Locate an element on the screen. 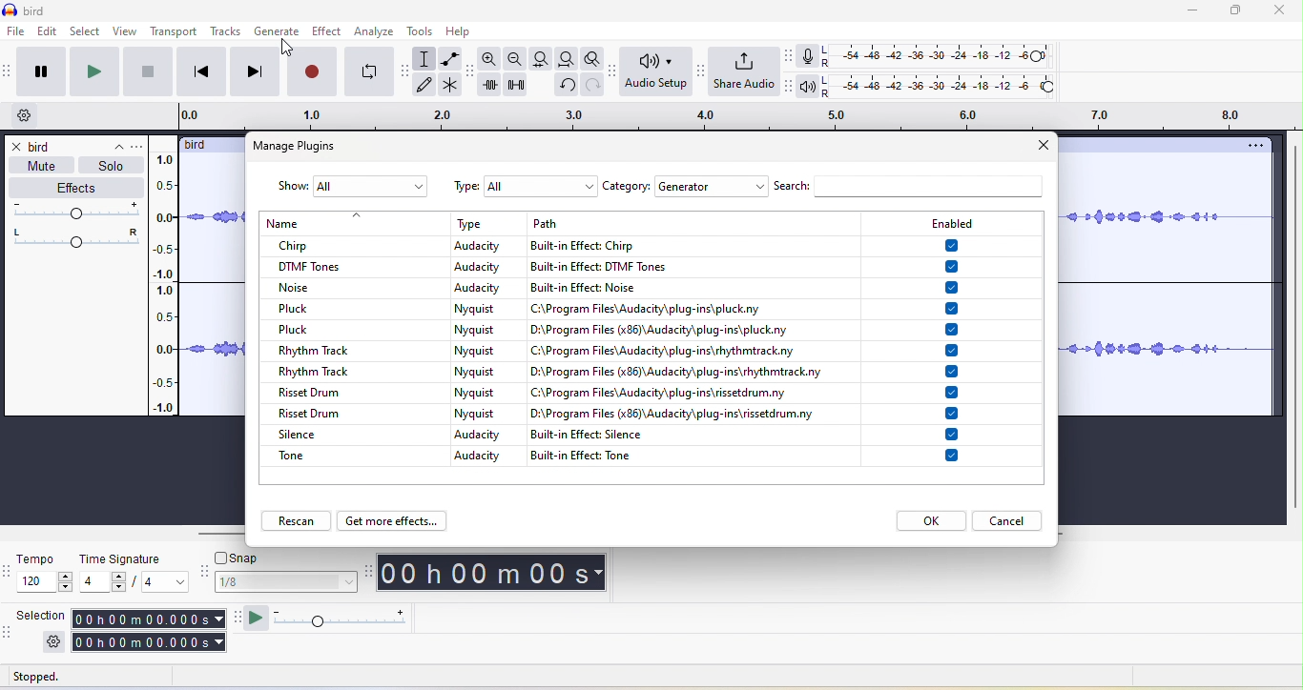 The height and width of the screenshot is (690, 1303). tempo is located at coordinates (46, 575).